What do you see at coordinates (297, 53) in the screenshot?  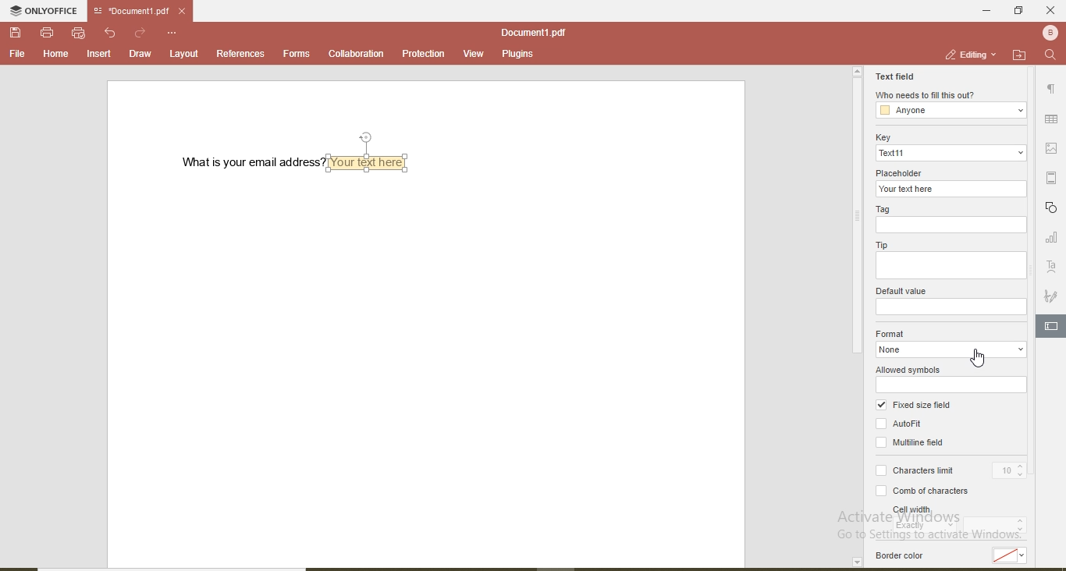 I see `forms` at bounding box center [297, 53].